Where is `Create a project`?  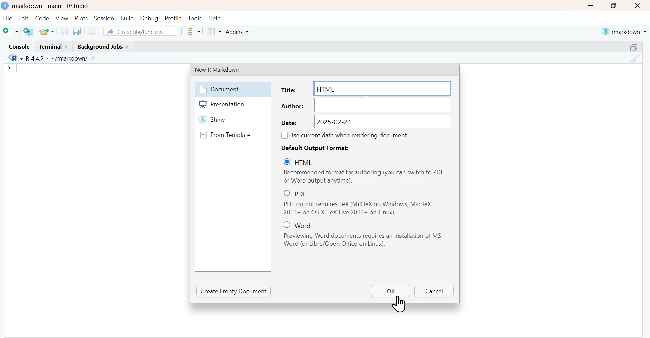
Create a project is located at coordinates (28, 31).